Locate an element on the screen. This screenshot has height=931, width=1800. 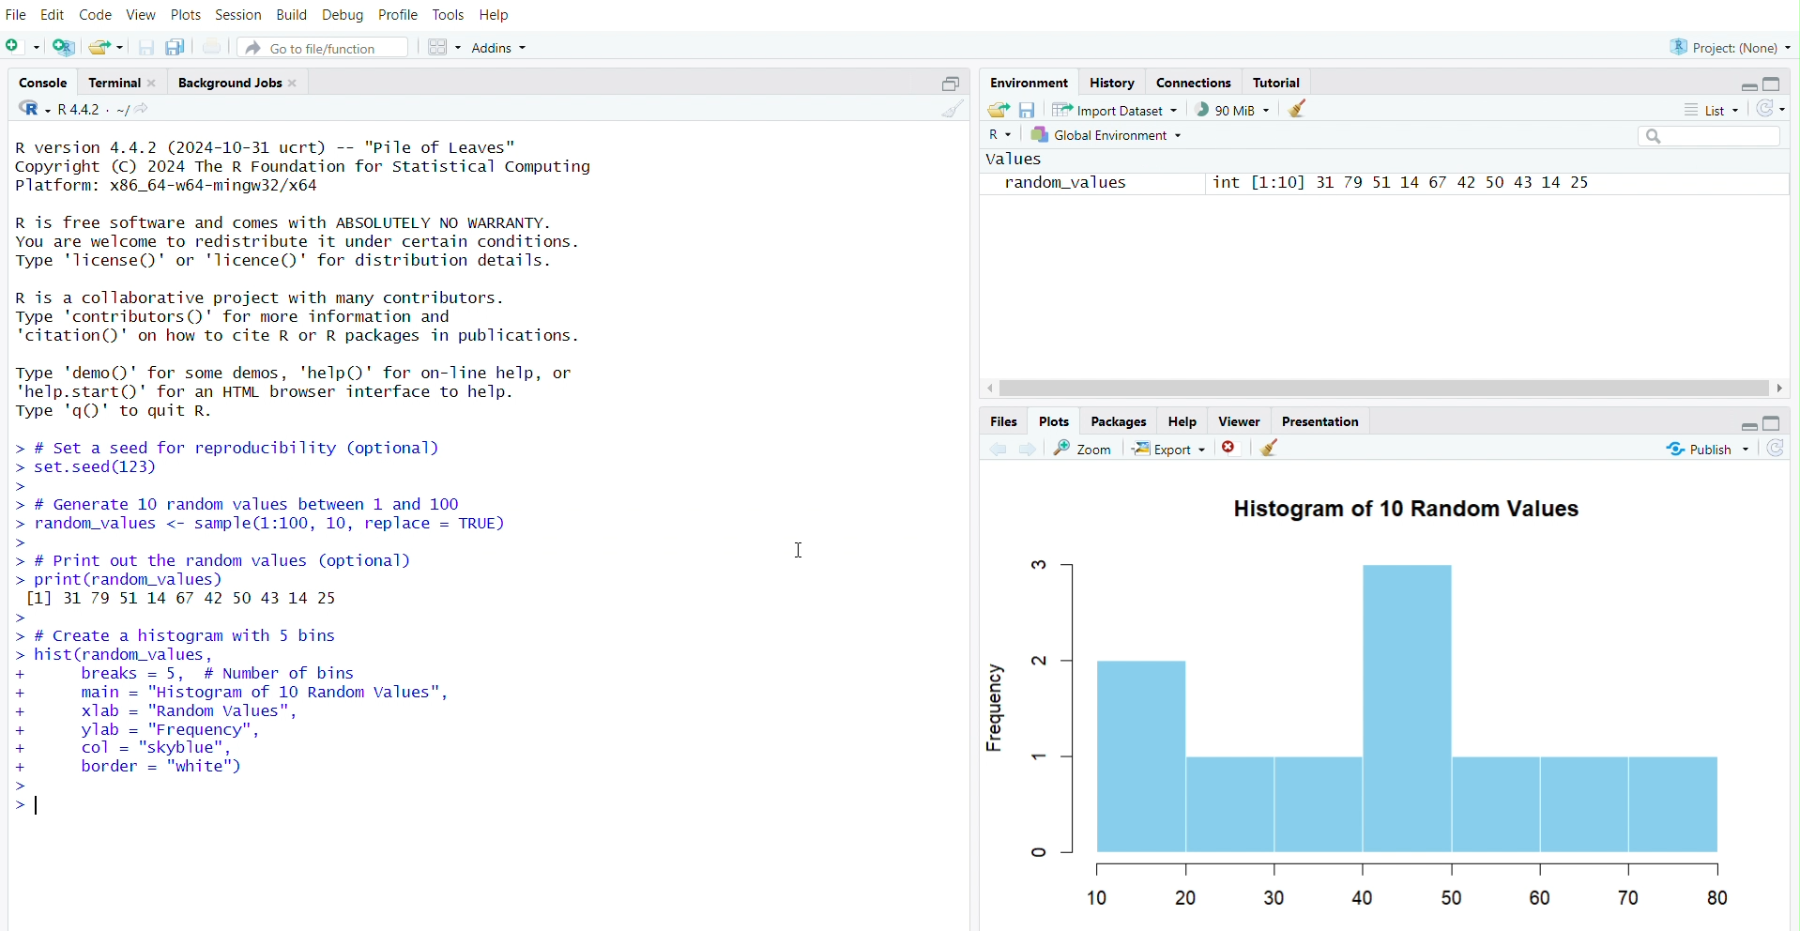
typing cursor is located at coordinates (13, 799).